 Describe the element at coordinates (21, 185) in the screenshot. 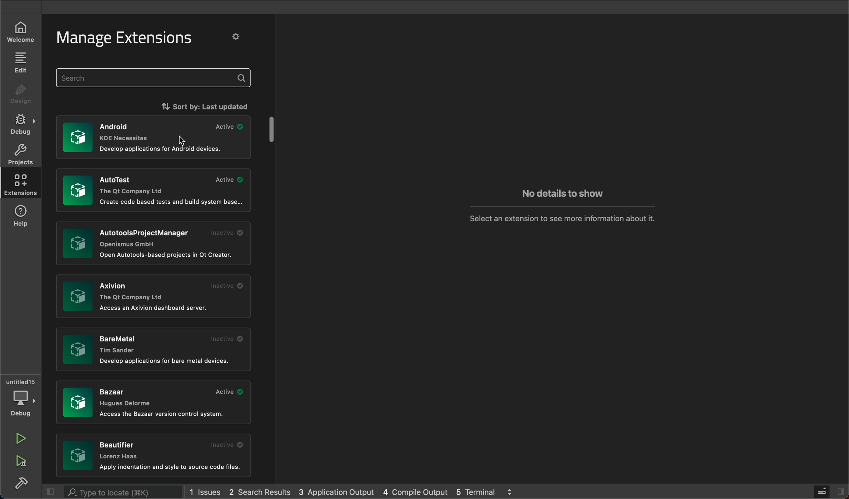

I see `extensions` at that location.